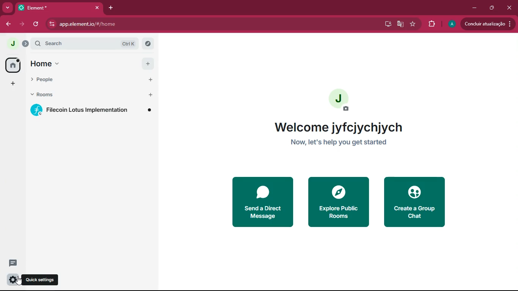 The height and width of the screenshot is (291, 518). I want to click on desktop, so click(387, 23).